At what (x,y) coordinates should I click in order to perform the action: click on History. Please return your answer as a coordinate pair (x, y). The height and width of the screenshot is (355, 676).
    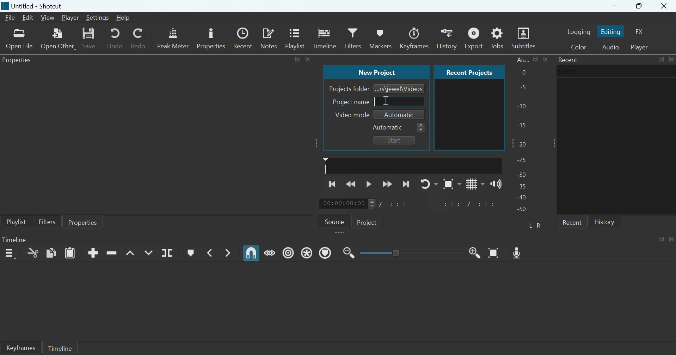
    Looking at the image, I should click on (446, 38).